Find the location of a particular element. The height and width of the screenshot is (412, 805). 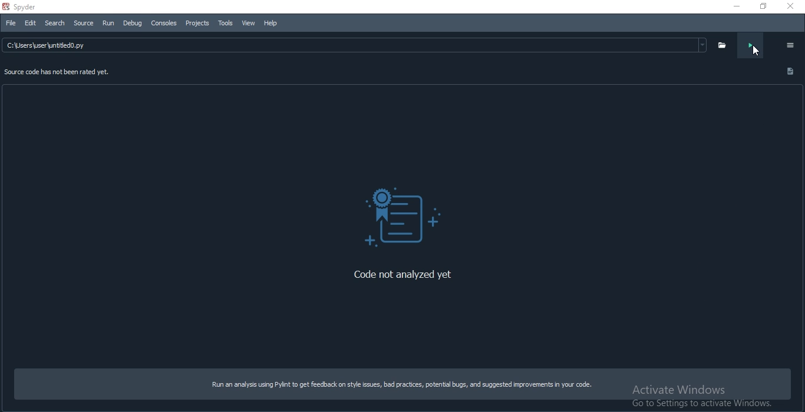

‘Code not analyzed yet is located at coordinates (405, 277).